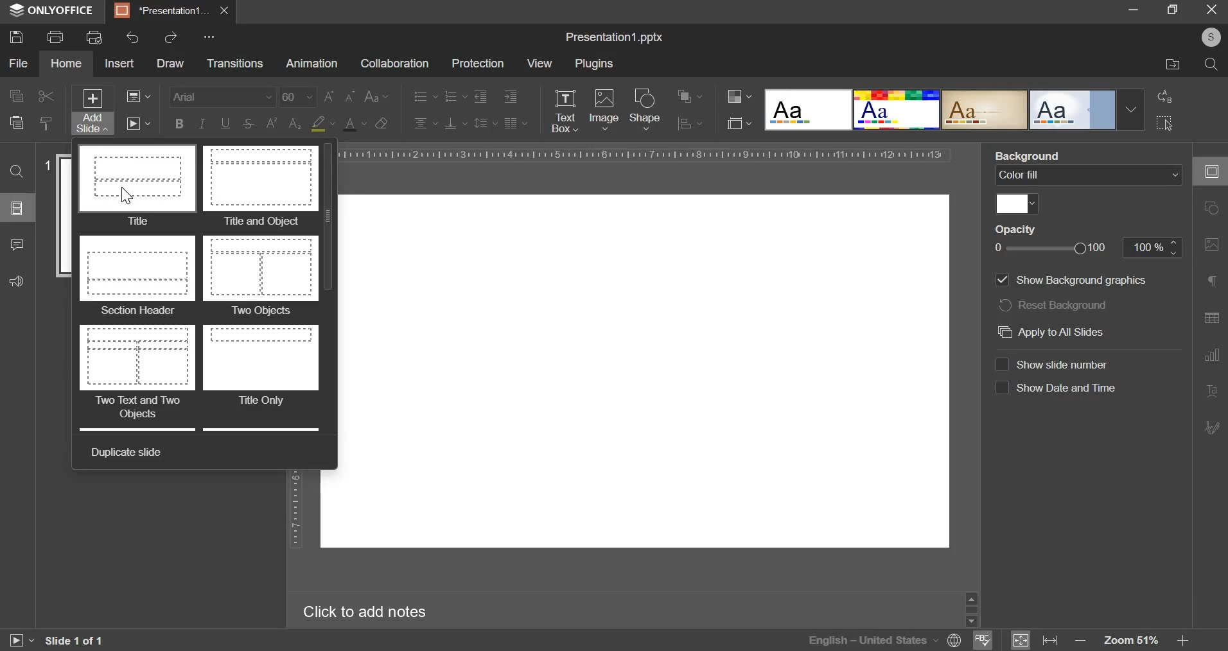  Describe the element at coordinates (1178, 10) in the screenshot. I see `full screen` at that location.